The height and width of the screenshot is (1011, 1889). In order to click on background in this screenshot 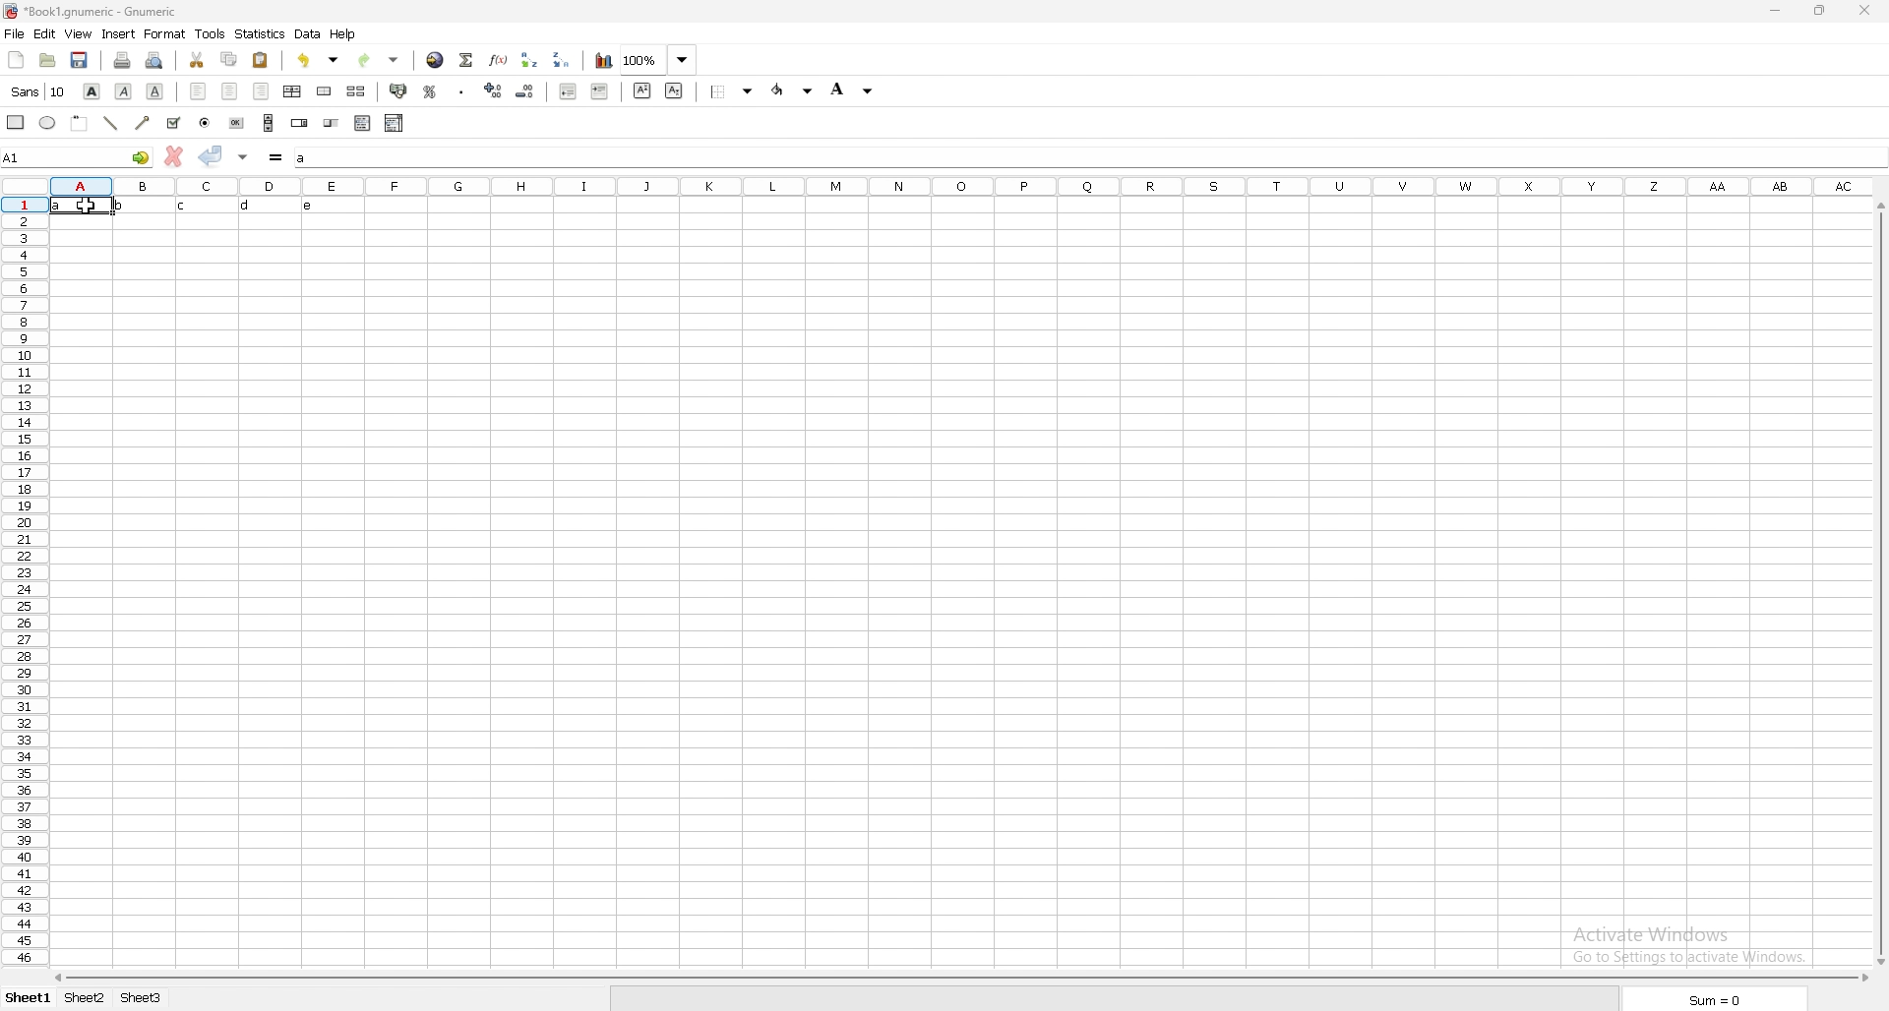, I will do `click(853, 89)`.